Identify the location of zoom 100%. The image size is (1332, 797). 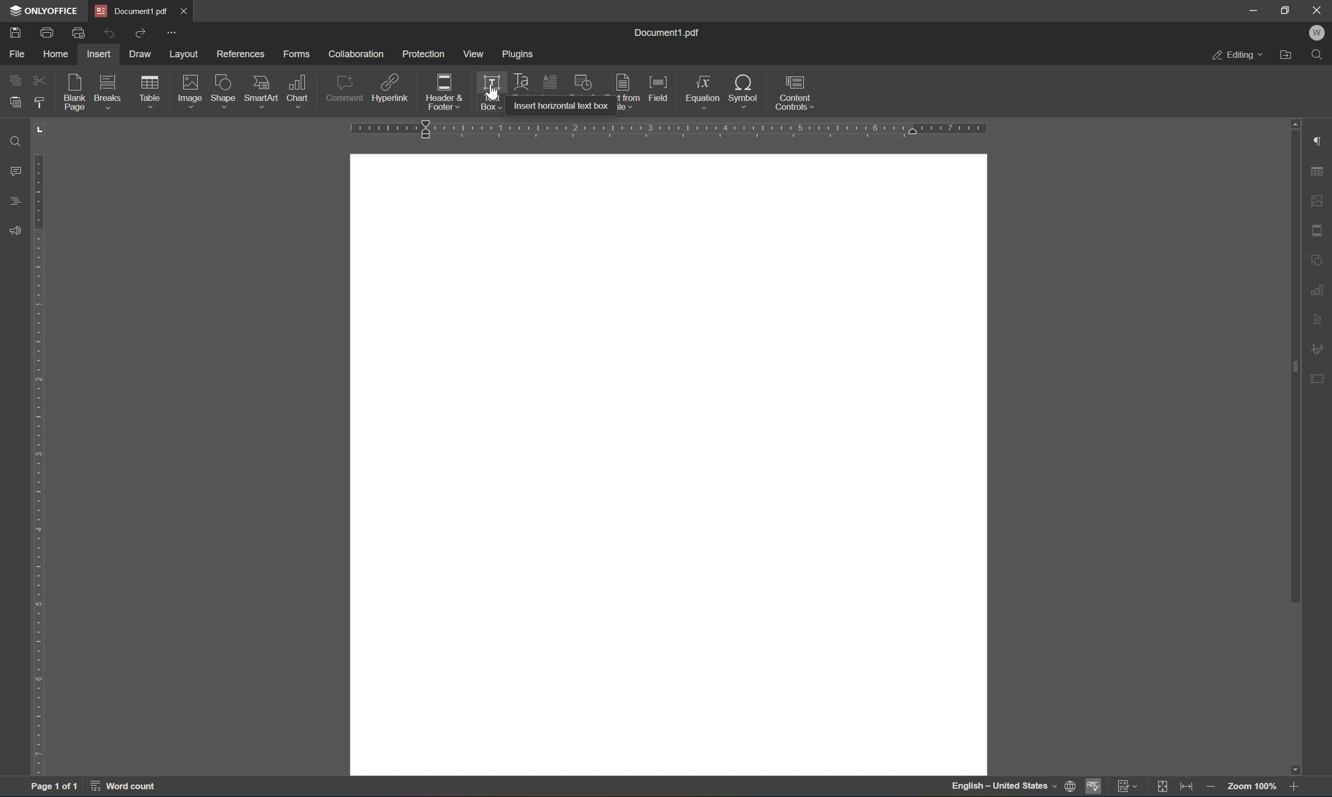
(1252, 788).